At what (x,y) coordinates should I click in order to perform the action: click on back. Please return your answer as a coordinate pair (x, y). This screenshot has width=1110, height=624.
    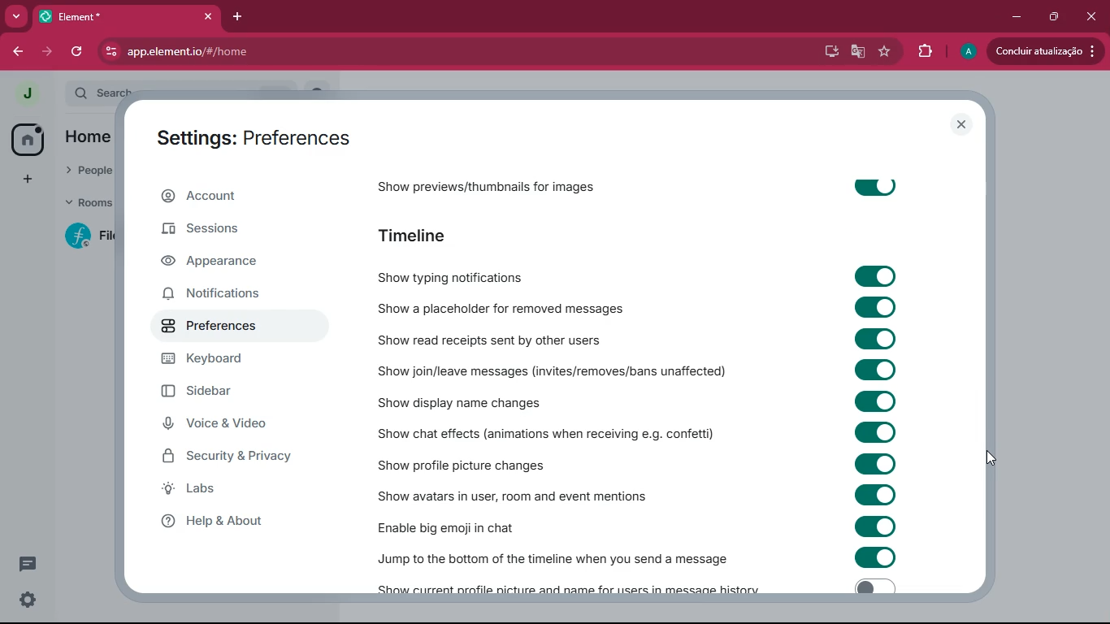
    Looking at the image, I should click on (15, 51).